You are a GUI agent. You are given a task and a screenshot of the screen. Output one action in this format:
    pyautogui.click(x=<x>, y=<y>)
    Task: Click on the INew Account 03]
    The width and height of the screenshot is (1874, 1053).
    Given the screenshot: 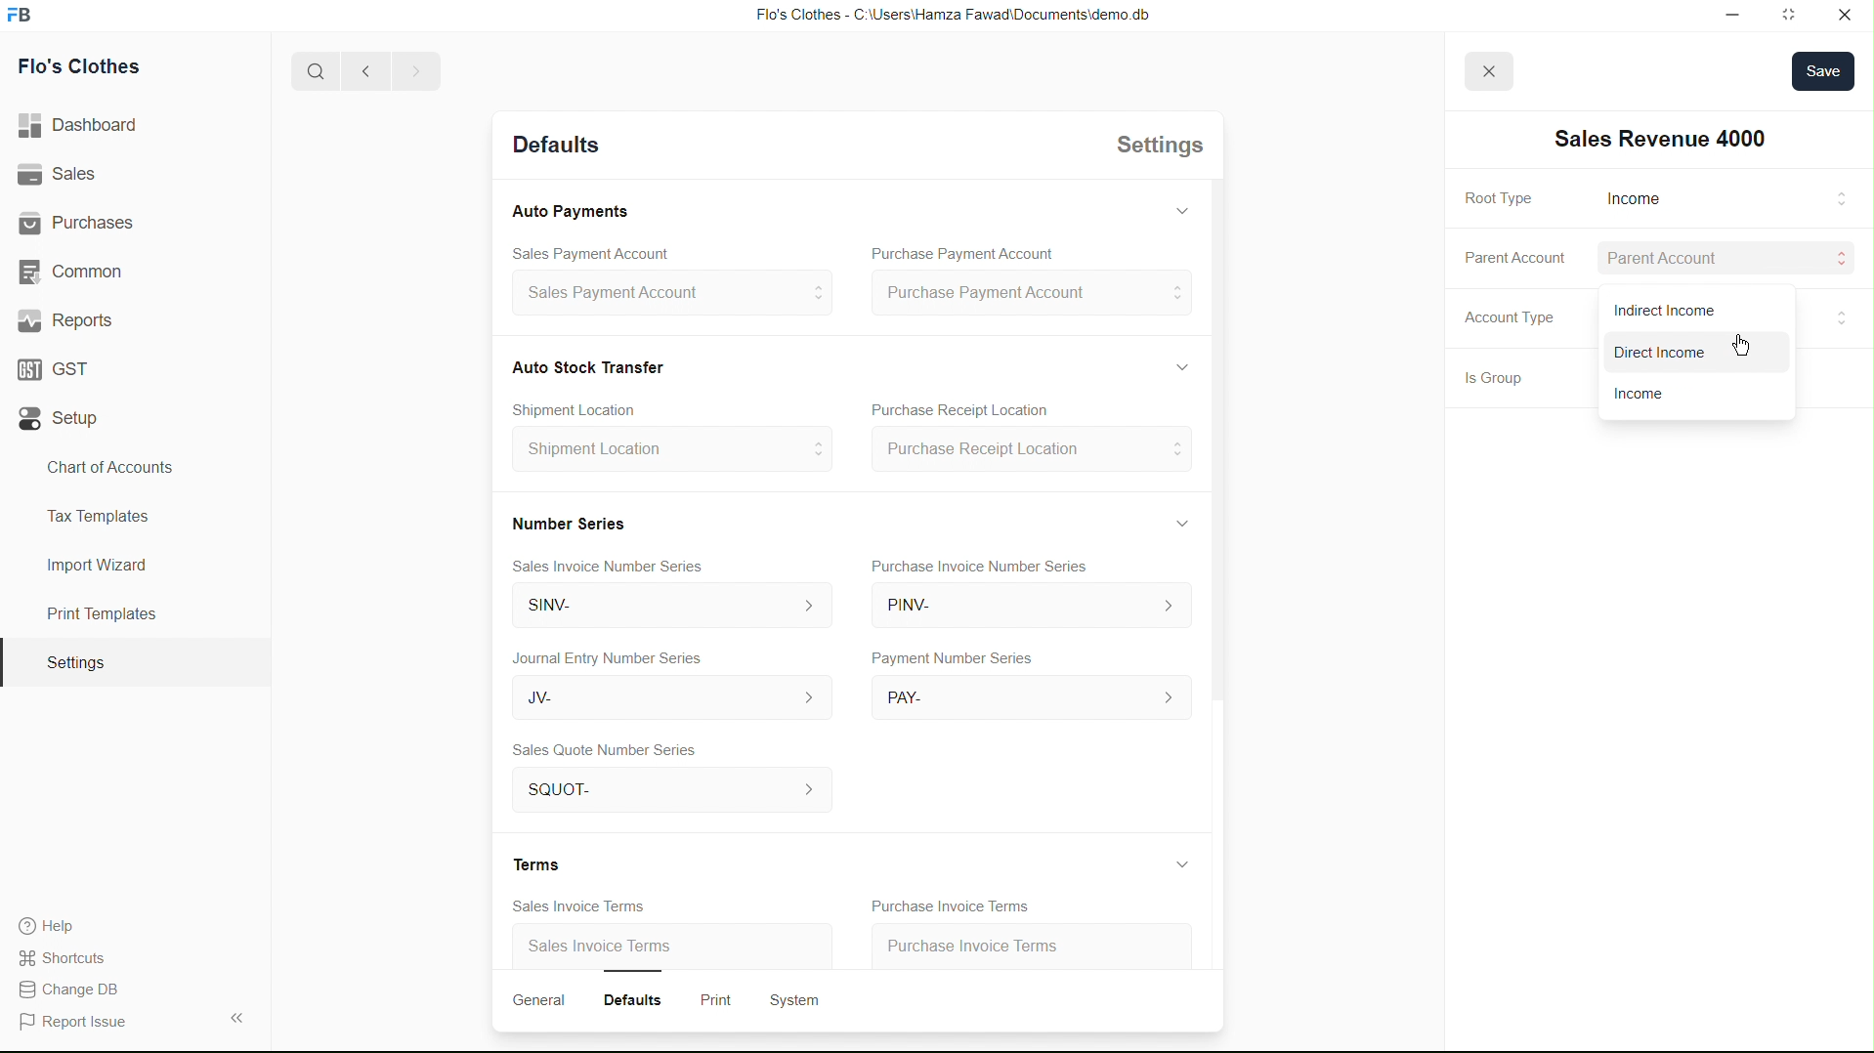 What is the action you would take?
    pyautogui.click(x=1661, y=139)
    